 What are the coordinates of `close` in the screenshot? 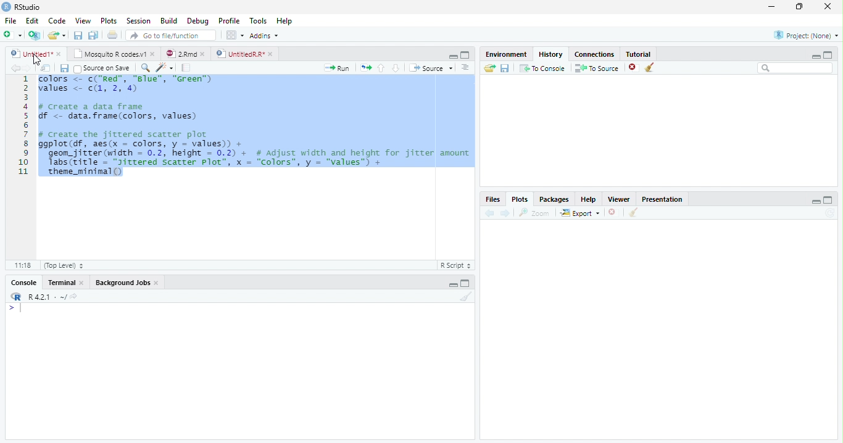 It's located at (828, 6).